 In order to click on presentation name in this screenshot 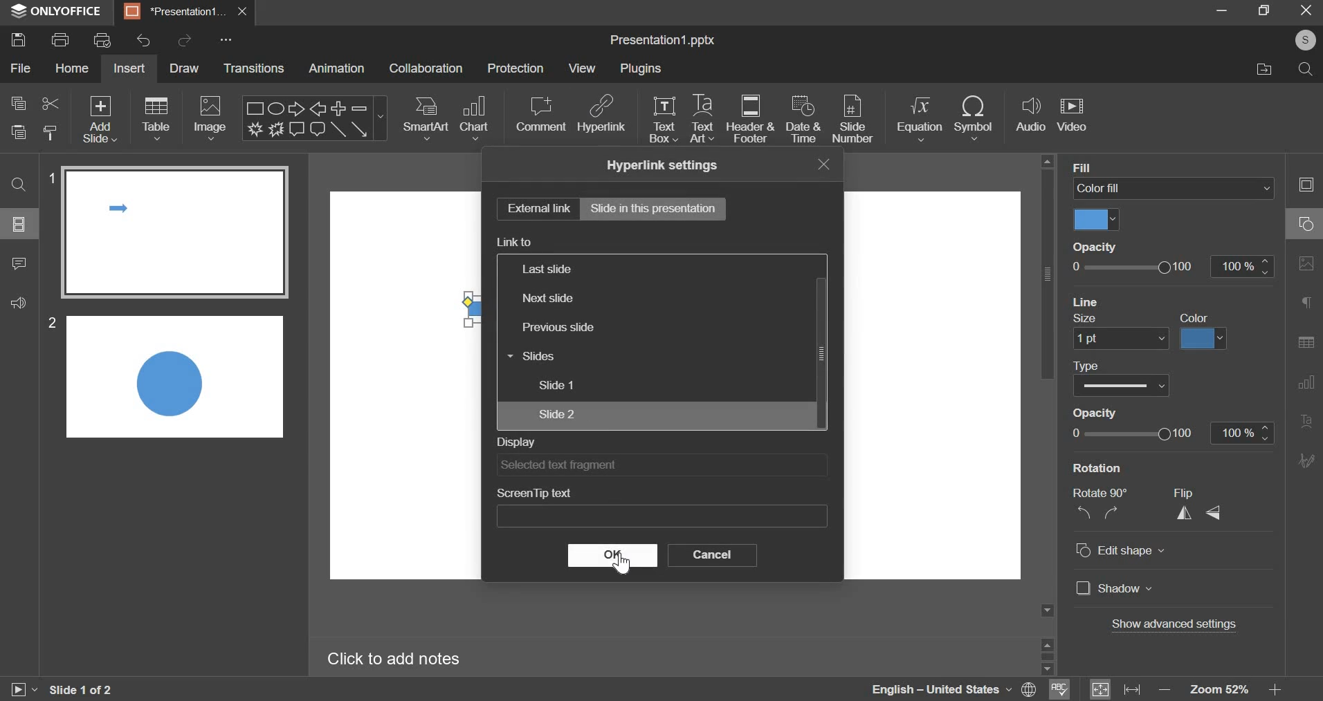, I will do `click(664, 40)`.